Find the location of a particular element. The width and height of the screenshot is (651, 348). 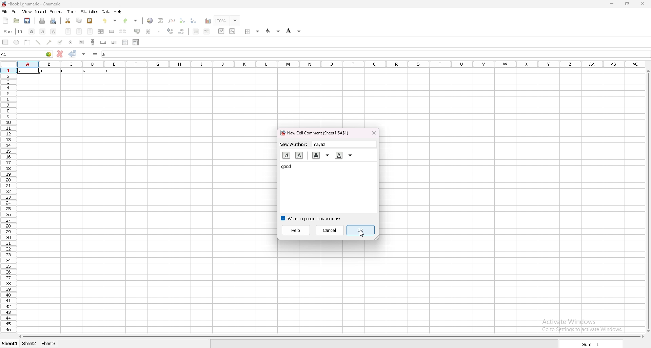

bold is located at coordinates (32, 31).